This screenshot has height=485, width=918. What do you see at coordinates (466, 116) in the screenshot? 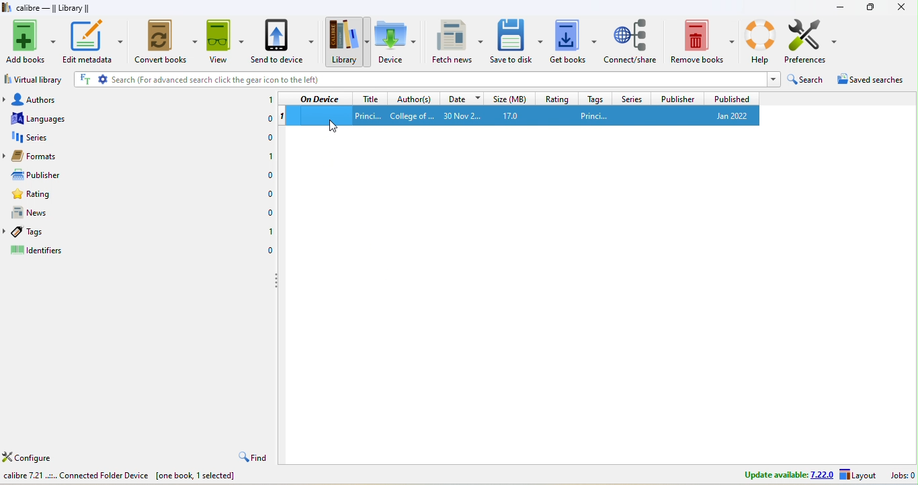
I see `30 nov 2` at bounding box center [466, 116].